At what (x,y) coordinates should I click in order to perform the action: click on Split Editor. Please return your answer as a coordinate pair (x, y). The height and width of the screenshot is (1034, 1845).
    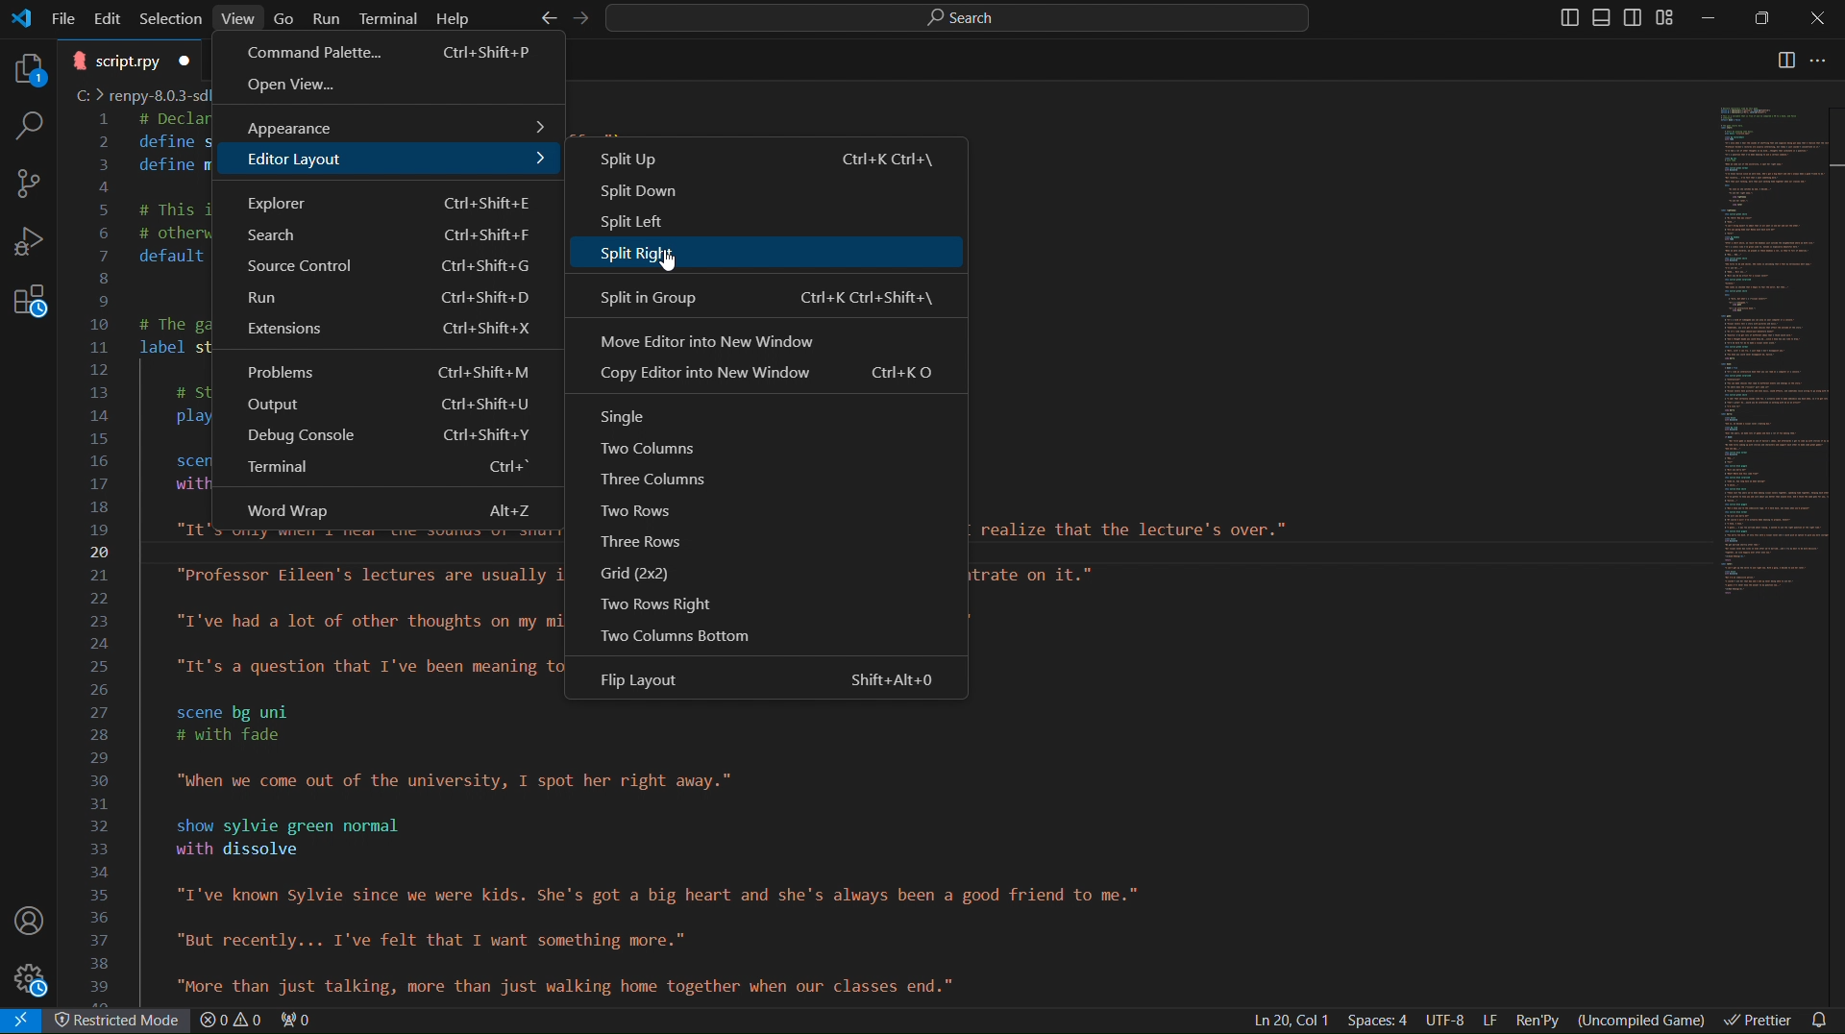
    Looking at the image, I should click on (1786, 62).